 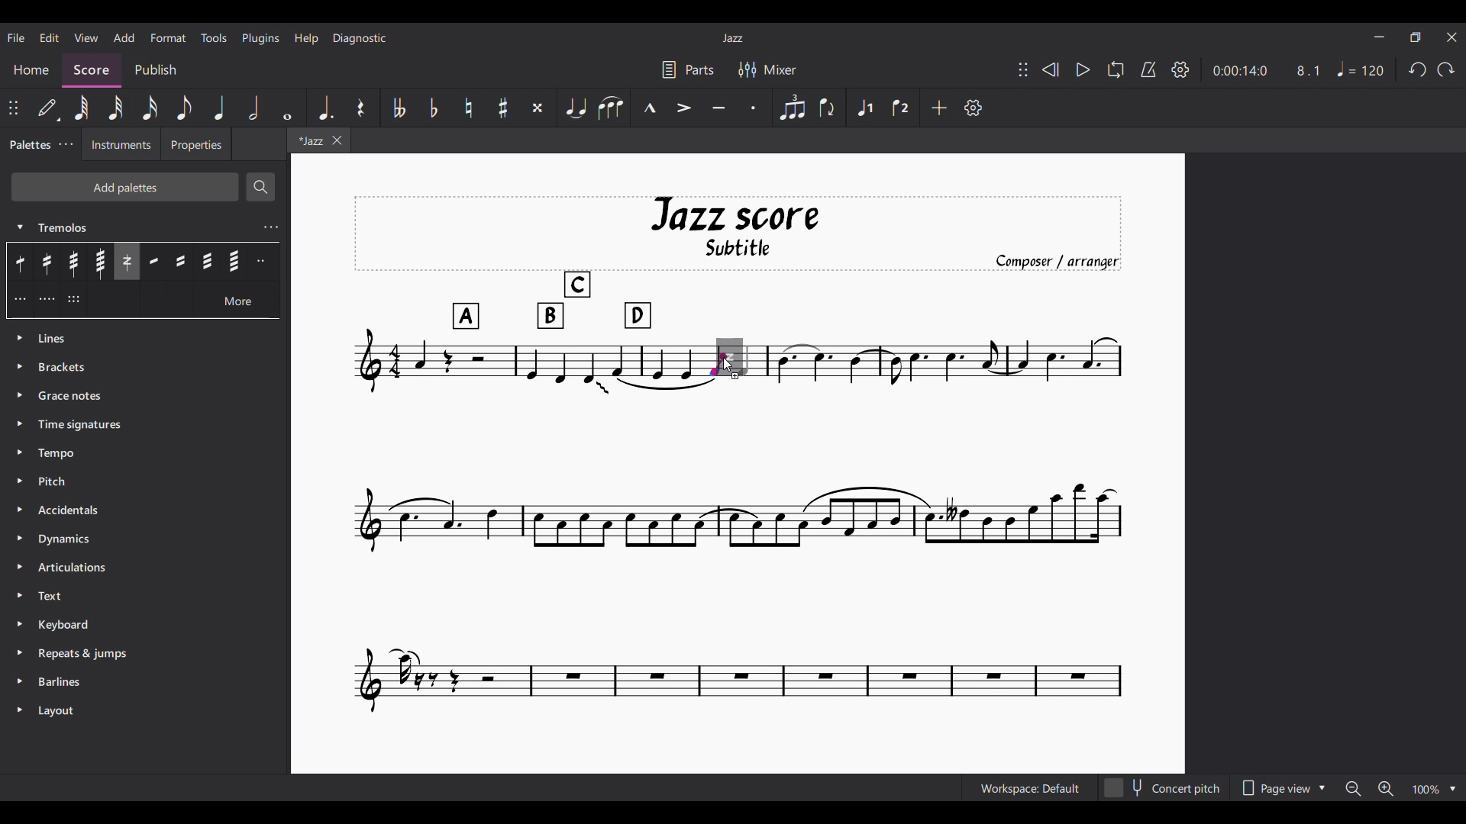 What do you see at coordinates (146, 453) in the screenshot?
I see `Tempo` at bounding box center [146, 453].